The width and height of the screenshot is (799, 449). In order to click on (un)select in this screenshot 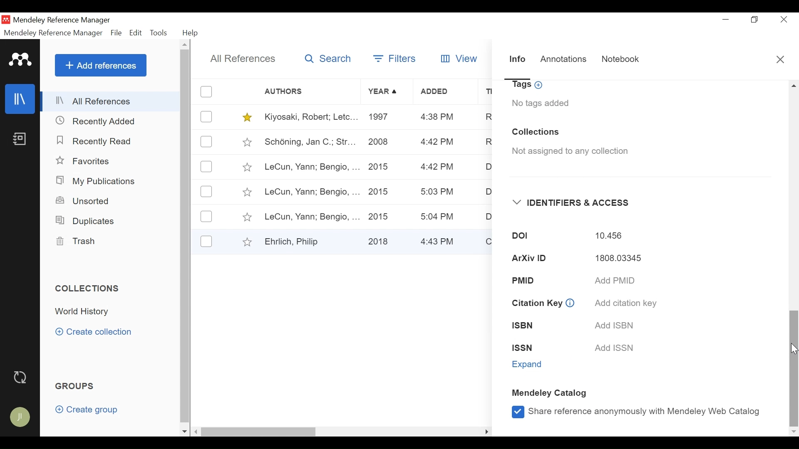, I will do `click(206, 217)`.